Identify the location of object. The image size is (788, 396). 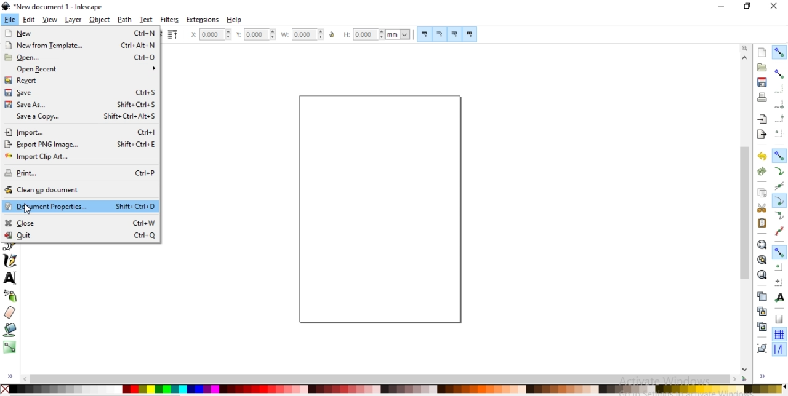
(100, 20).